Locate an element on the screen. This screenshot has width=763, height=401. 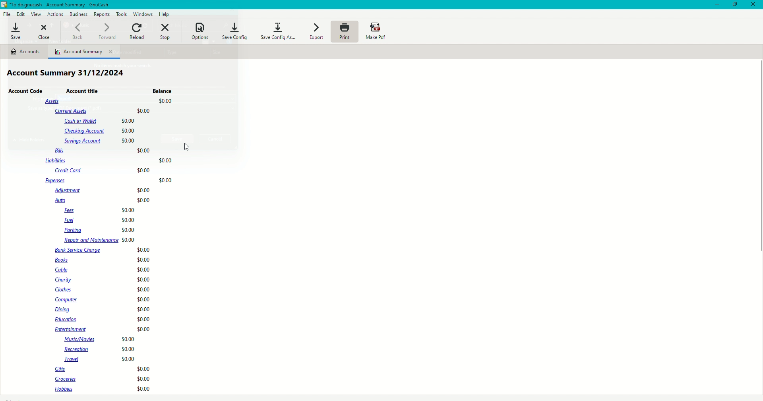
Save is located at coordinates (15, 32).